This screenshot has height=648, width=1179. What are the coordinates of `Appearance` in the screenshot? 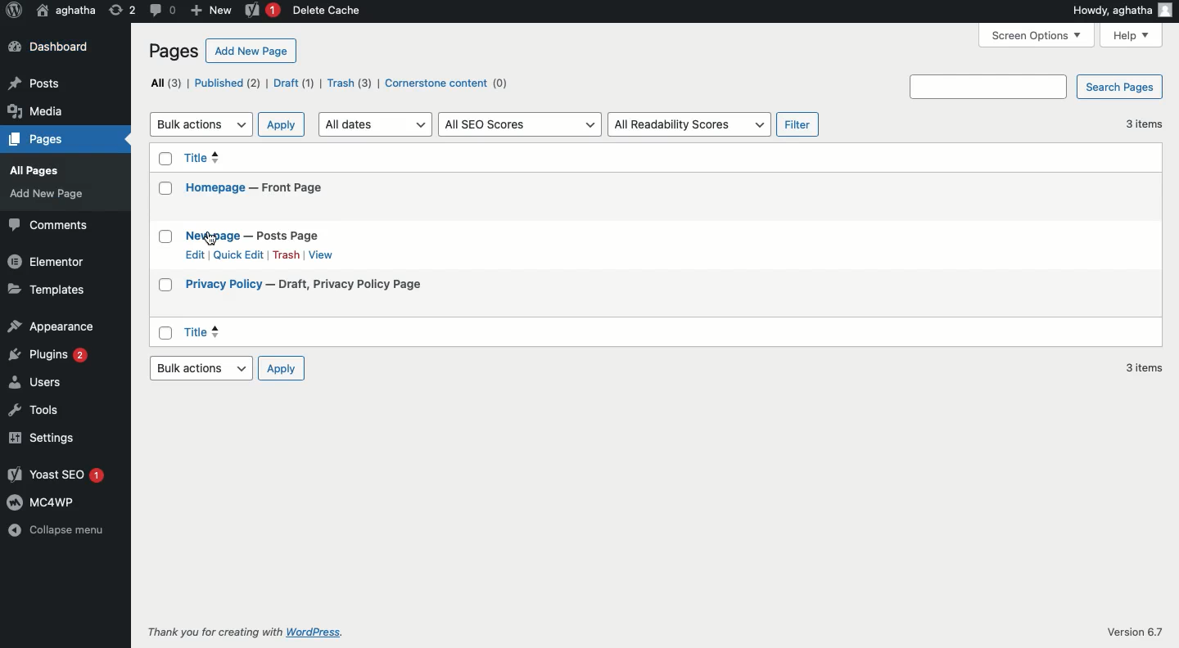 It's located at (52, 326).